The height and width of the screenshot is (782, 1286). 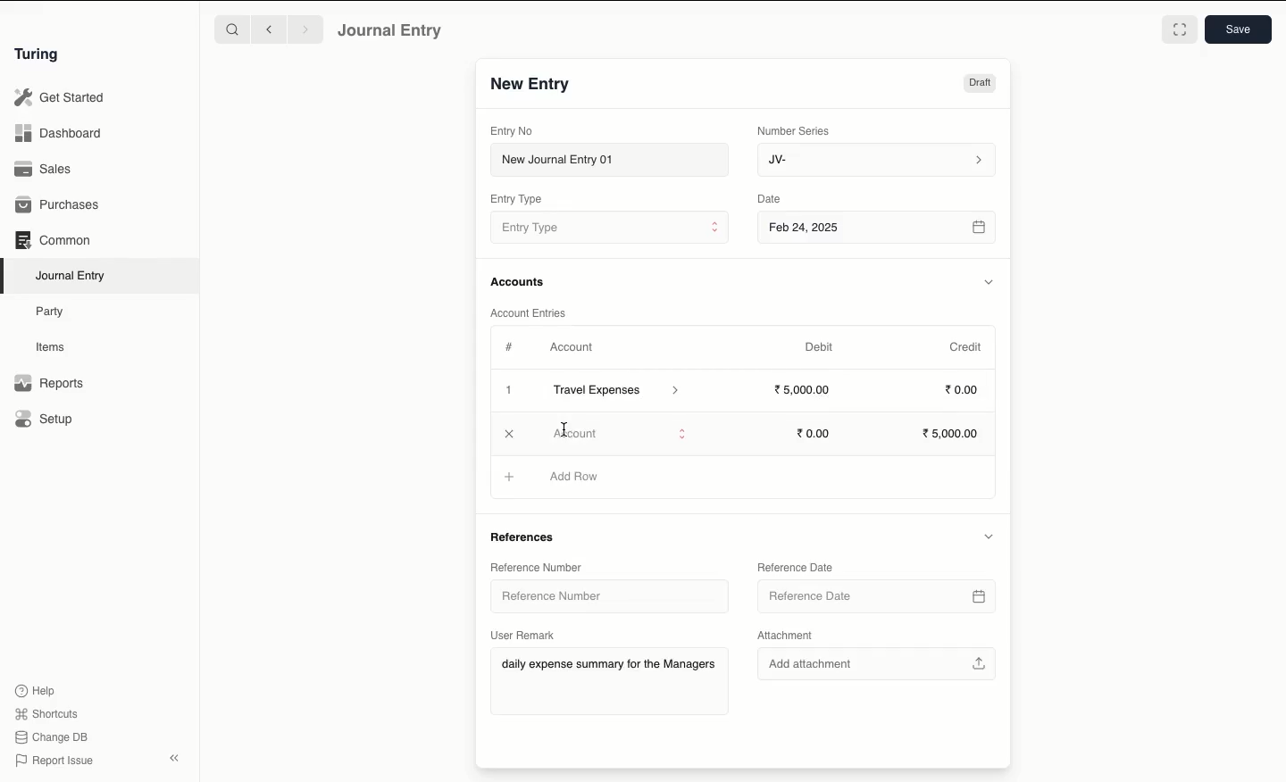 I want to click on cursor, so click(x=567, y=427).